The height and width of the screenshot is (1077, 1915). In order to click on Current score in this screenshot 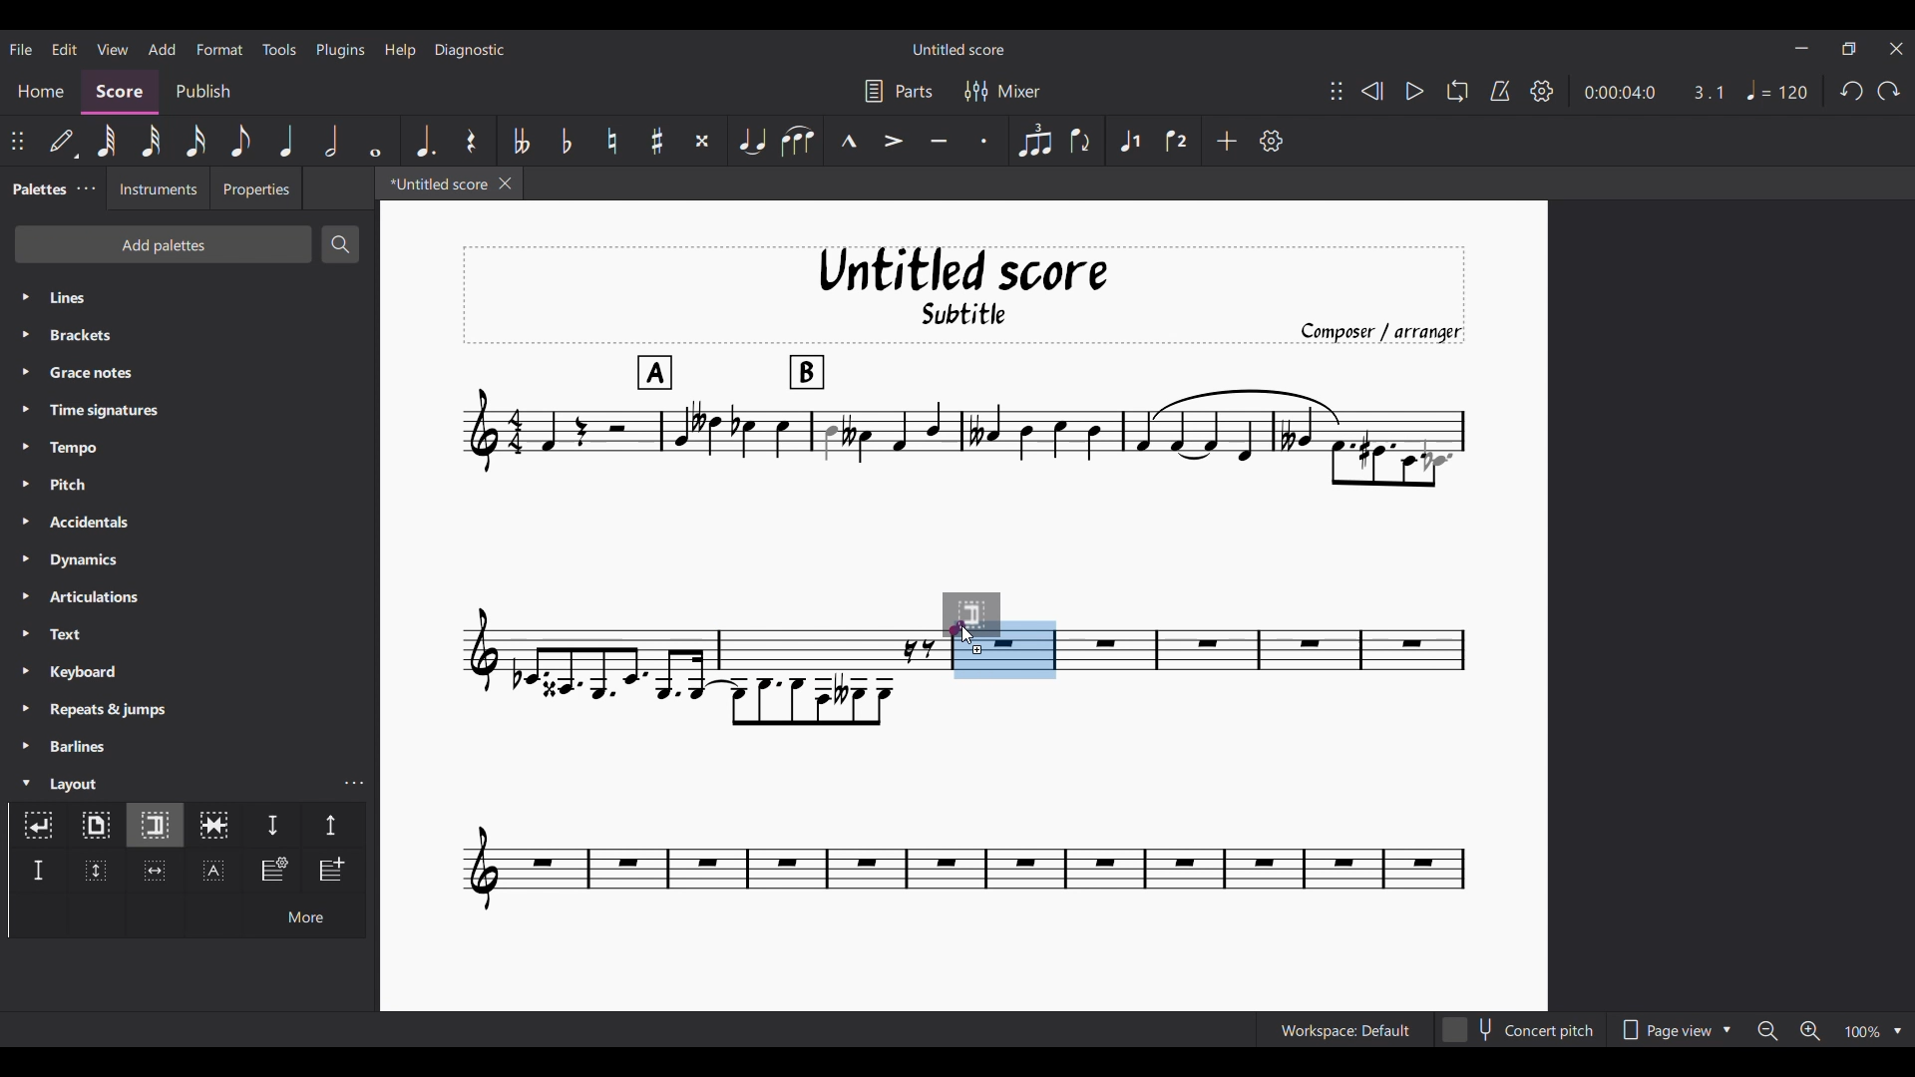, I will do `click(963, 796)`.